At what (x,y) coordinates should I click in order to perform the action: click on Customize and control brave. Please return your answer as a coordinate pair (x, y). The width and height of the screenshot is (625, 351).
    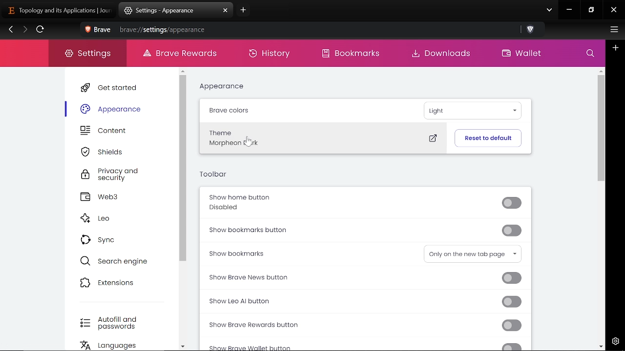
    Looking at the image, I should click on (613, 31).